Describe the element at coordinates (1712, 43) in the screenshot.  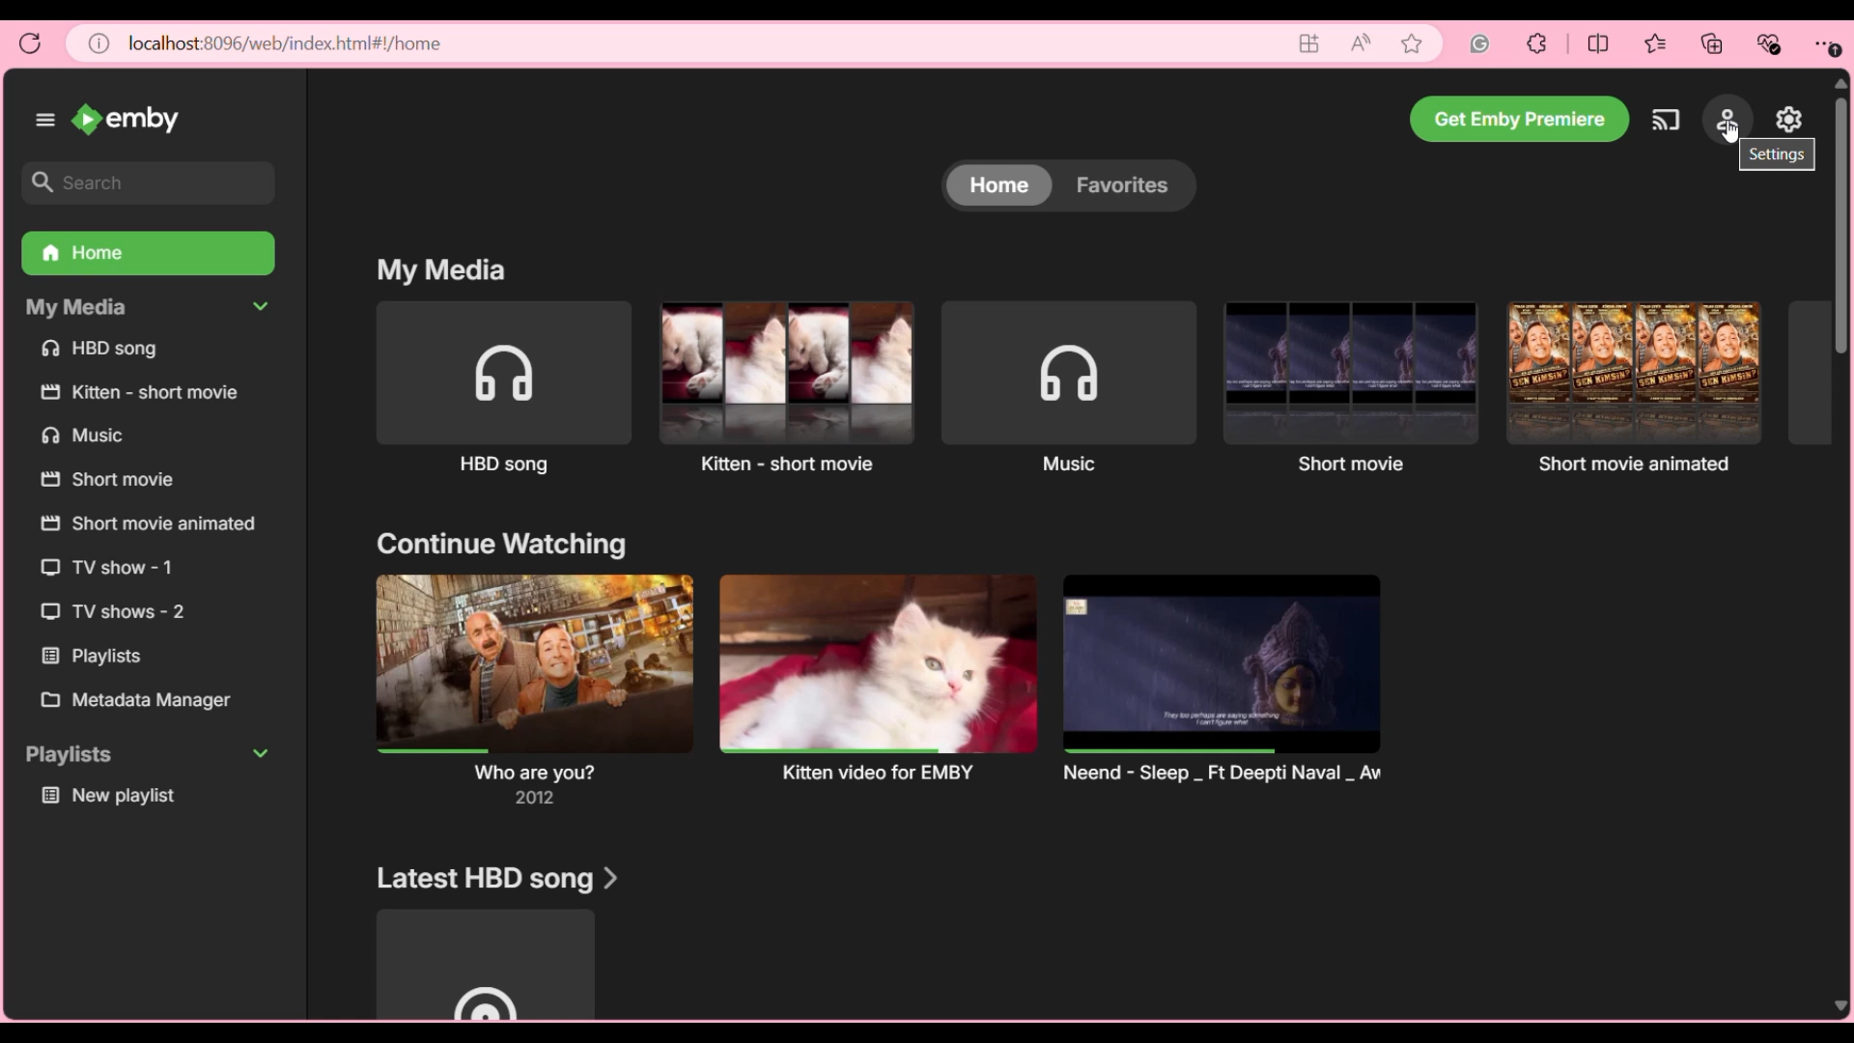
I see `Browser collections` at that location.